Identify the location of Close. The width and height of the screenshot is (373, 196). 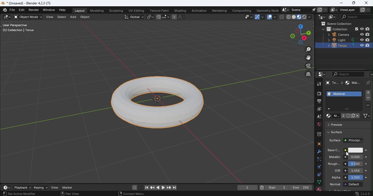
(366, 3).